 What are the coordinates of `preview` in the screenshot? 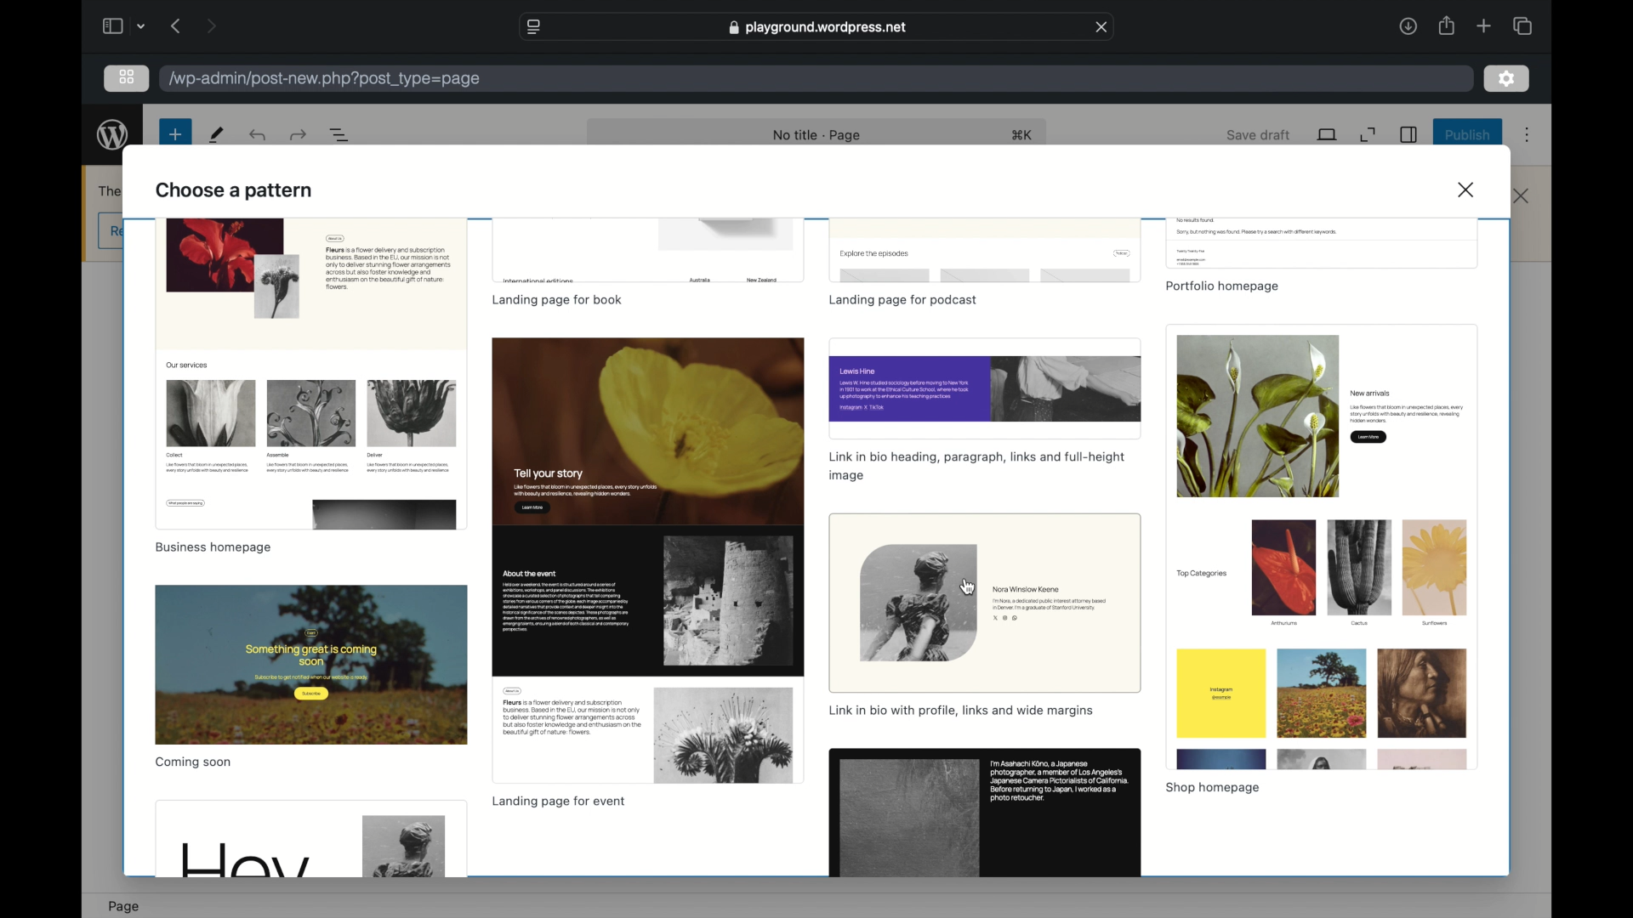 It's located at (646, 561).